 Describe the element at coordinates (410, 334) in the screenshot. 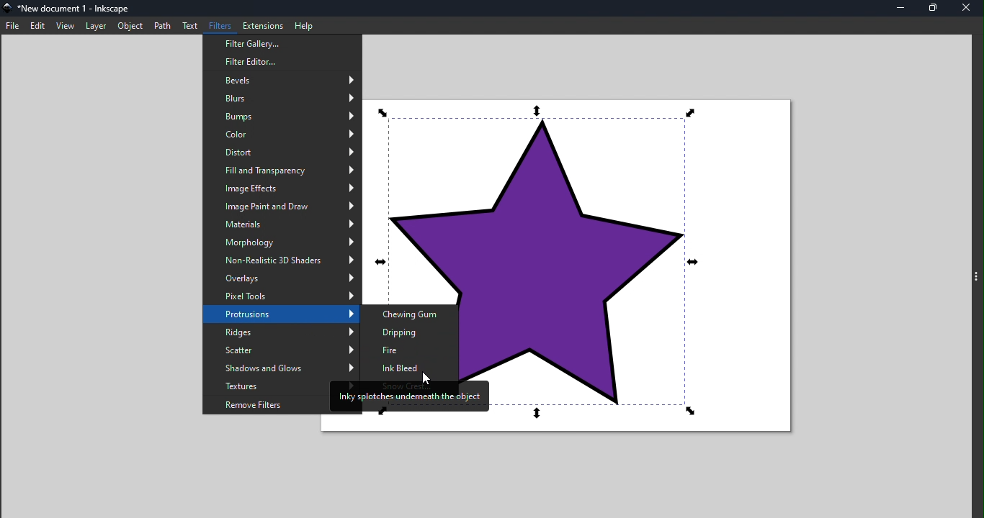

I see `Dripping ` at that location.